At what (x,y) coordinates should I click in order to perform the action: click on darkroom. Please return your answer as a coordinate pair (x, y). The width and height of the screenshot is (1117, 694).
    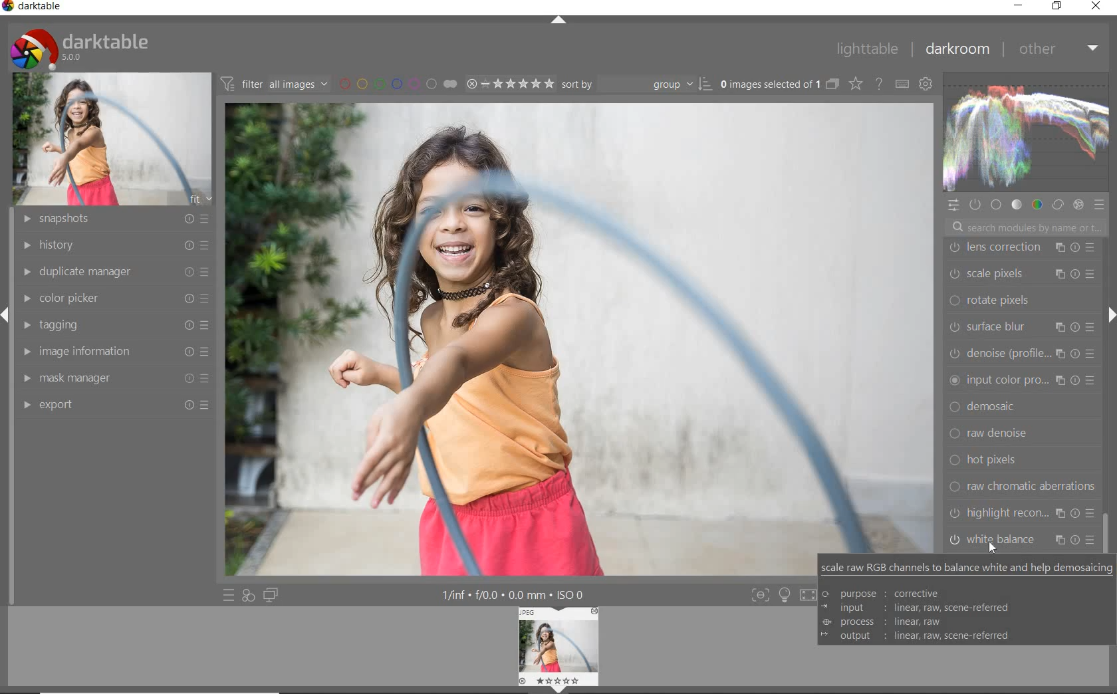
    Looking at the image, I should click on (959, 50).